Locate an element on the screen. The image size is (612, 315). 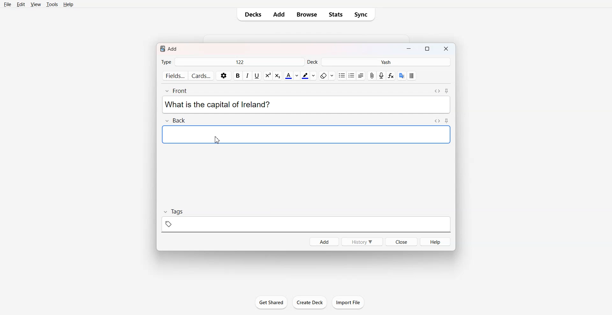
Import File is located at coordinates (348, 302).